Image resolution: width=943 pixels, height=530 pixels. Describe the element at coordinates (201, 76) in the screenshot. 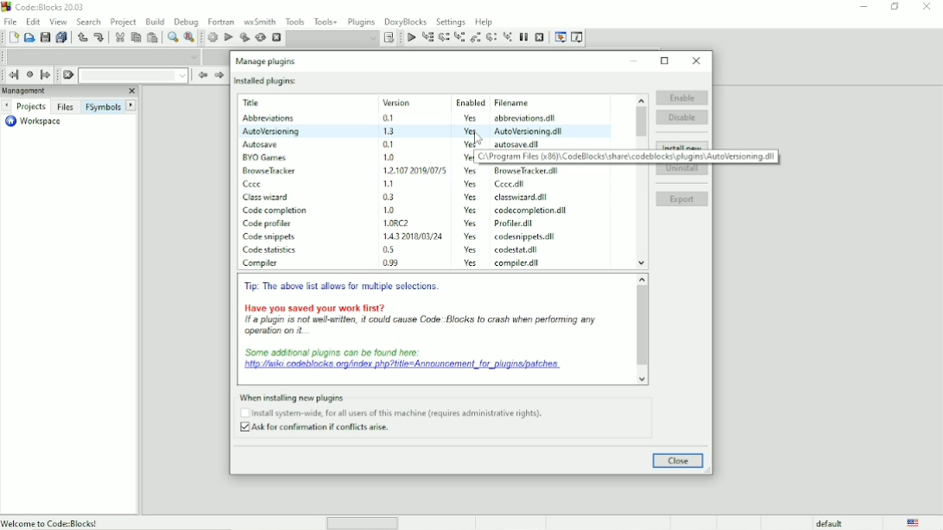

I see `Prev` at that location.